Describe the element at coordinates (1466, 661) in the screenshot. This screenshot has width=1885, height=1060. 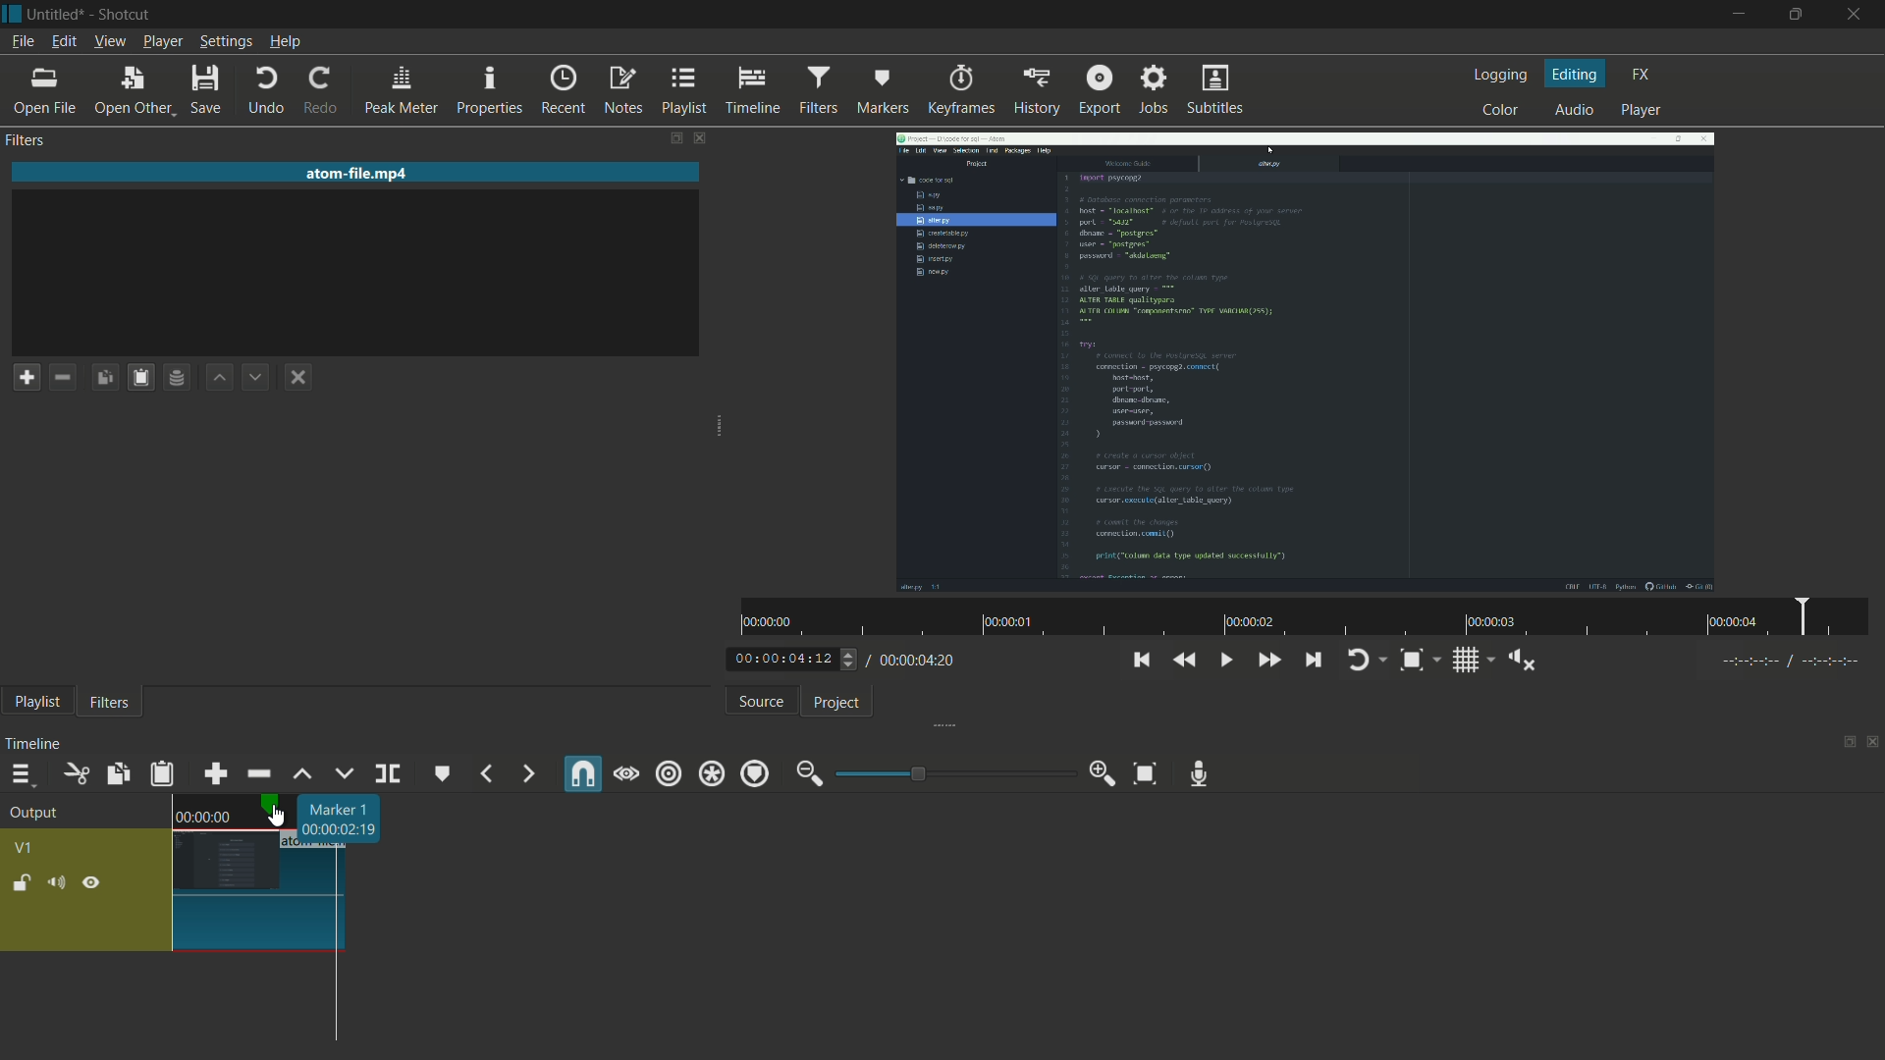
I see `toggle grid` at that location.